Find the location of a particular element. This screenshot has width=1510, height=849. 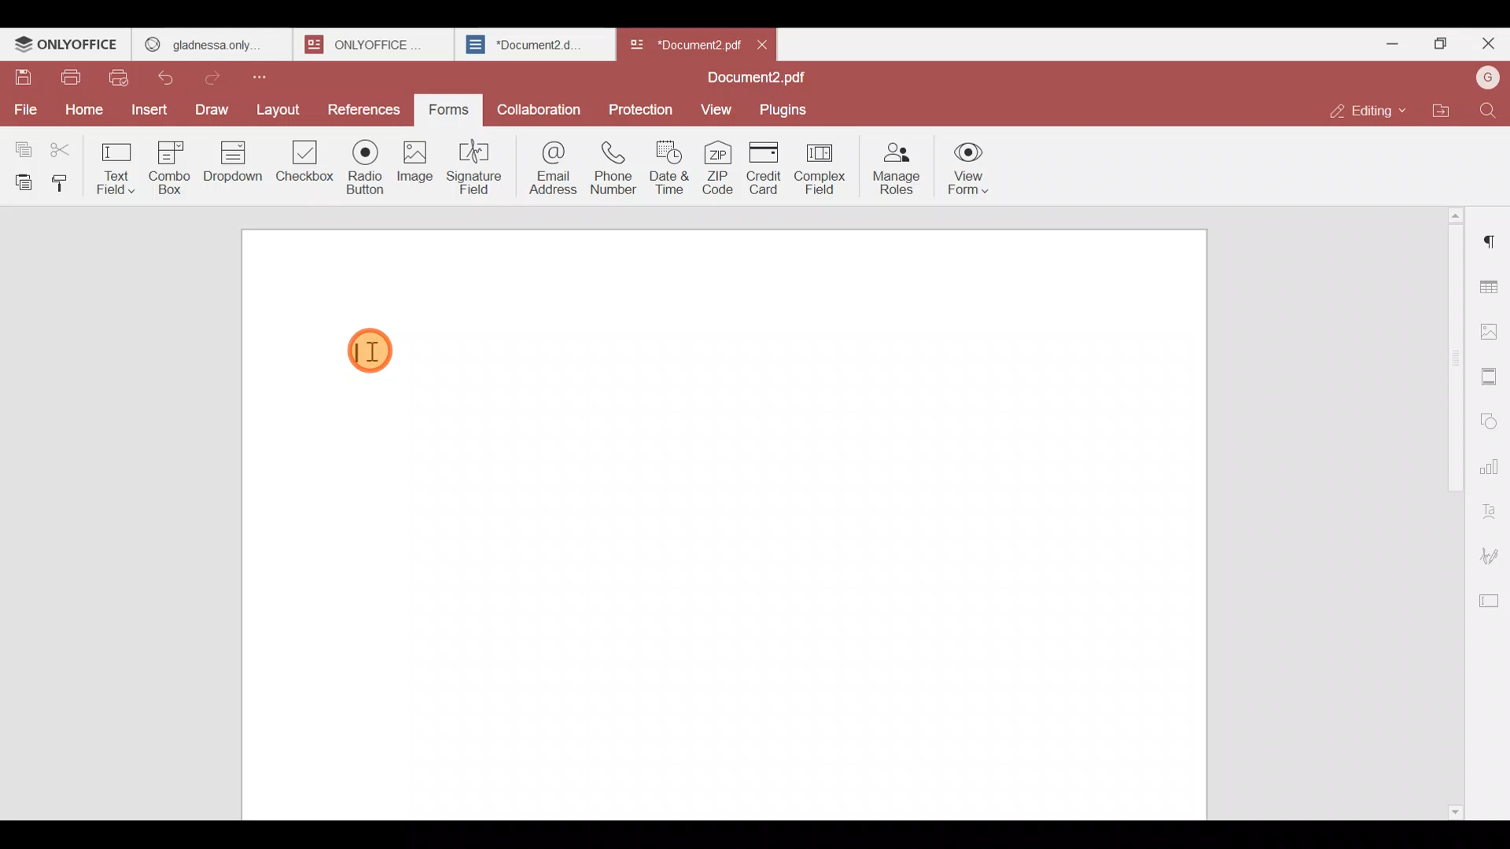

Copy style is located at coordinates (61, 179).